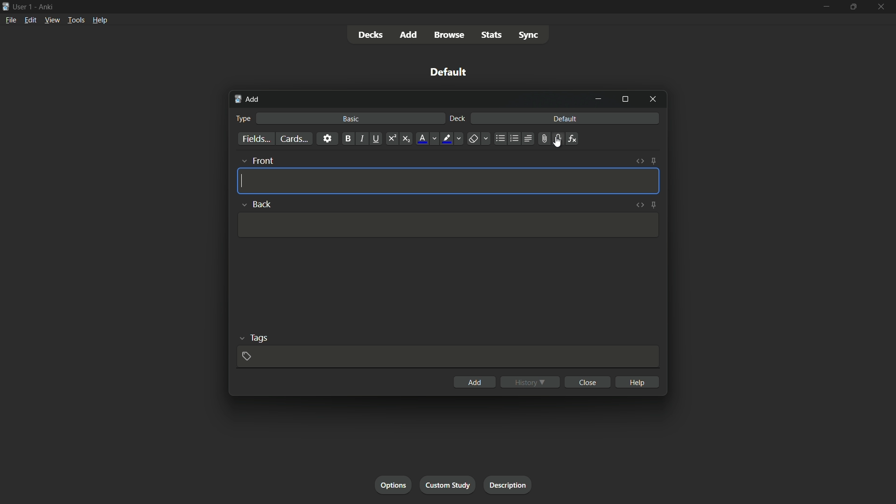  Describe the element at coordinates (508, 485) in the screenshot. I see `description` at that location.